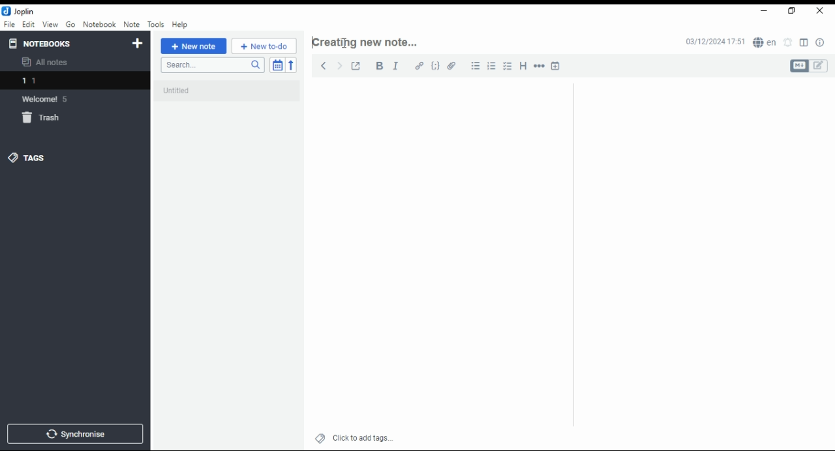  I want to click on bullet list, so click(476, 66).